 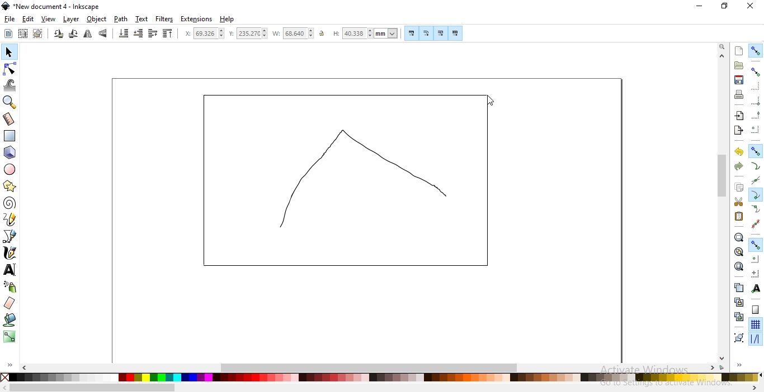 I want to click on snap midpointsof bounding boxes edges, so click(x=756, y=115).